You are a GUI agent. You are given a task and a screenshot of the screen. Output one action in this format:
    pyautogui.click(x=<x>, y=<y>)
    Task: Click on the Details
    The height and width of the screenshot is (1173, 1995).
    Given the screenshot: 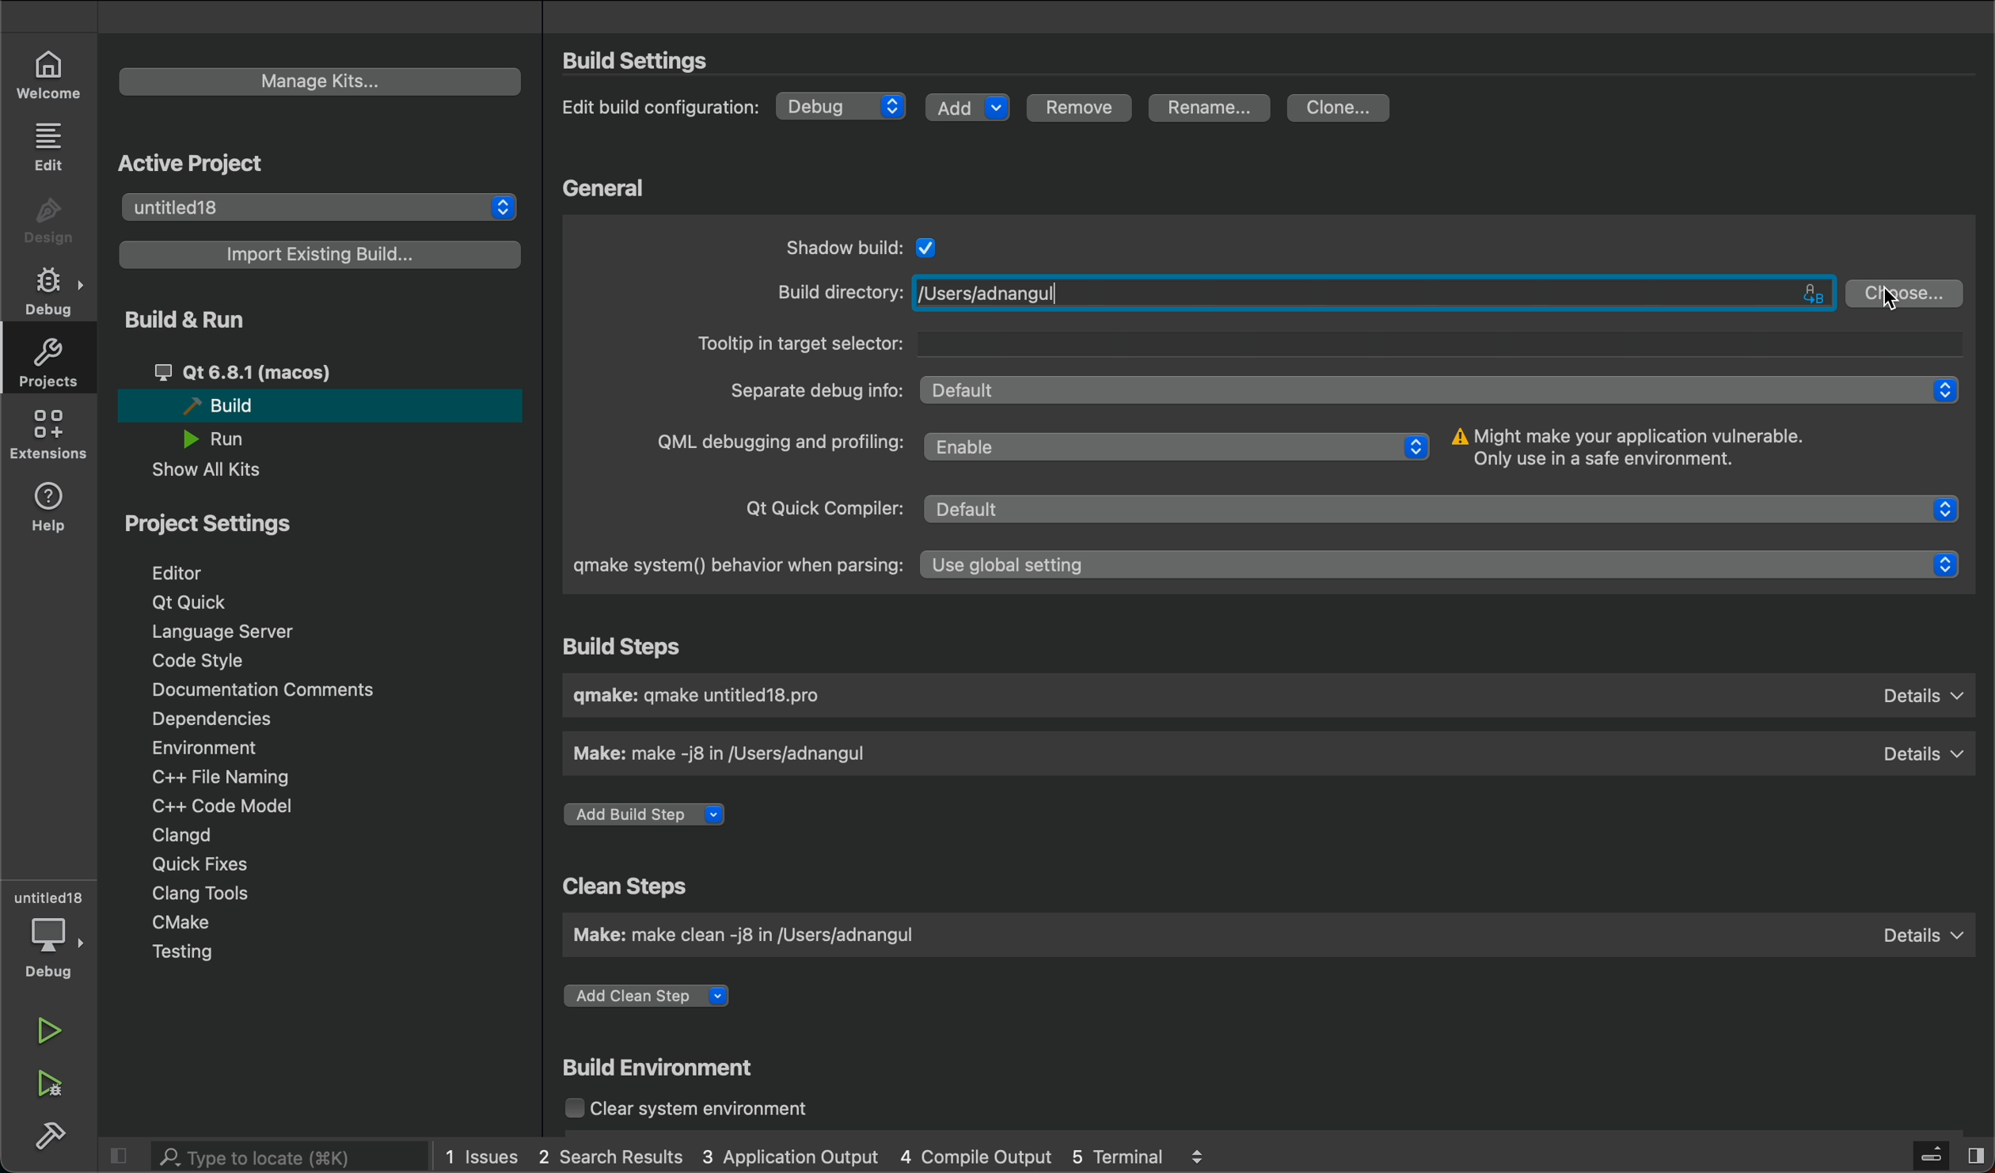 What is the action you would take?
    pyautogui.click(x=1923, y=750)
    